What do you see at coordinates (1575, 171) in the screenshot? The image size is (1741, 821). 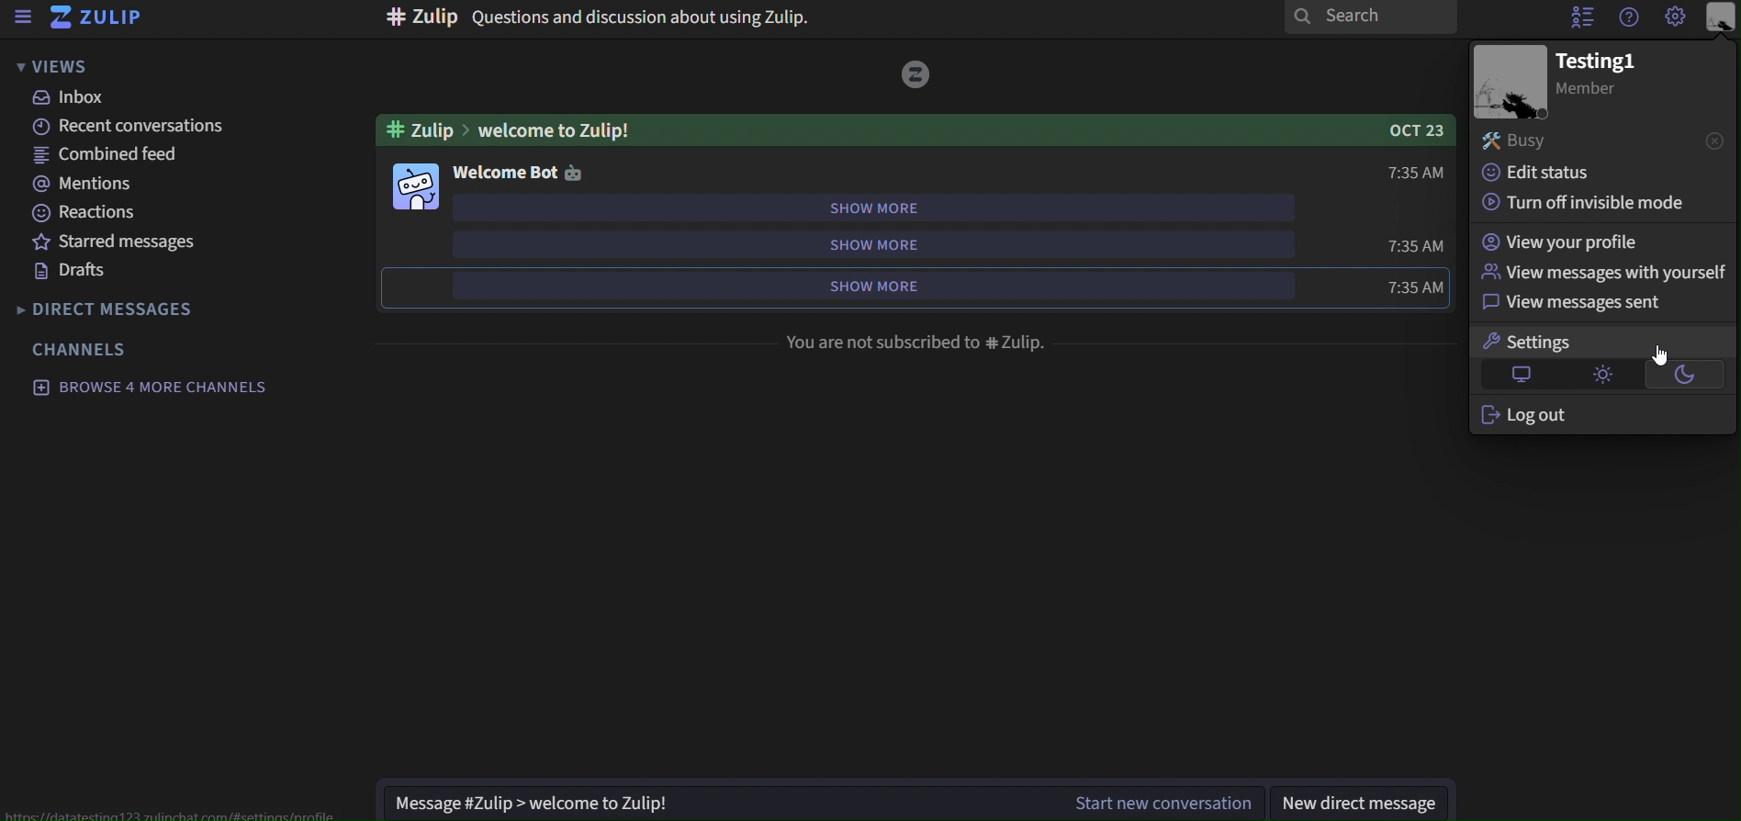 I see `edit status` at bounding box center [1575, 171].